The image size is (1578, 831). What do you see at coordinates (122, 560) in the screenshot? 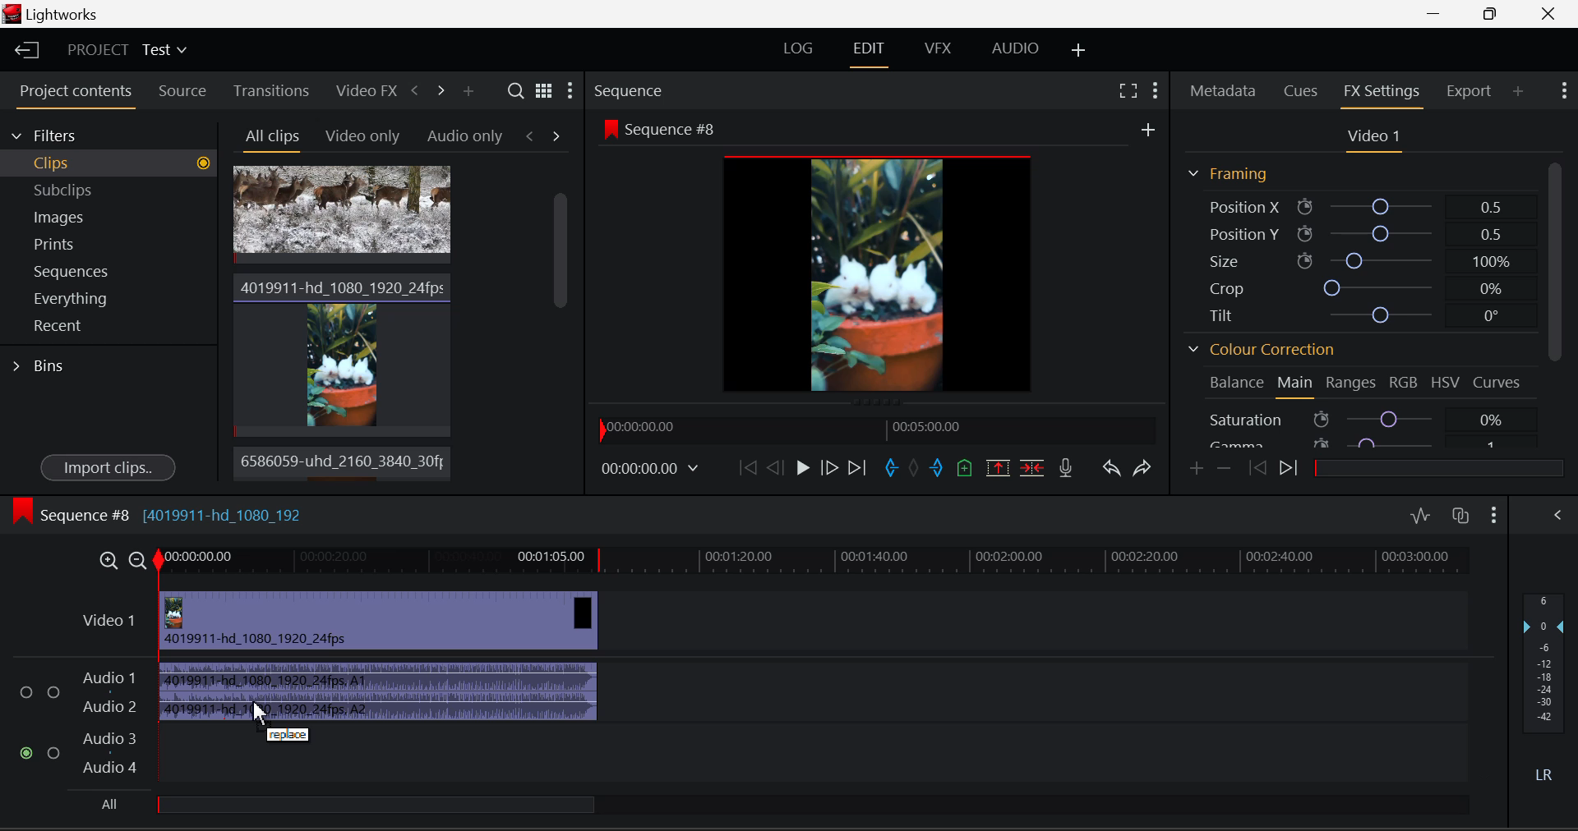
I see `Timeline Zoom In/Out` at bounding box center [122, 560].